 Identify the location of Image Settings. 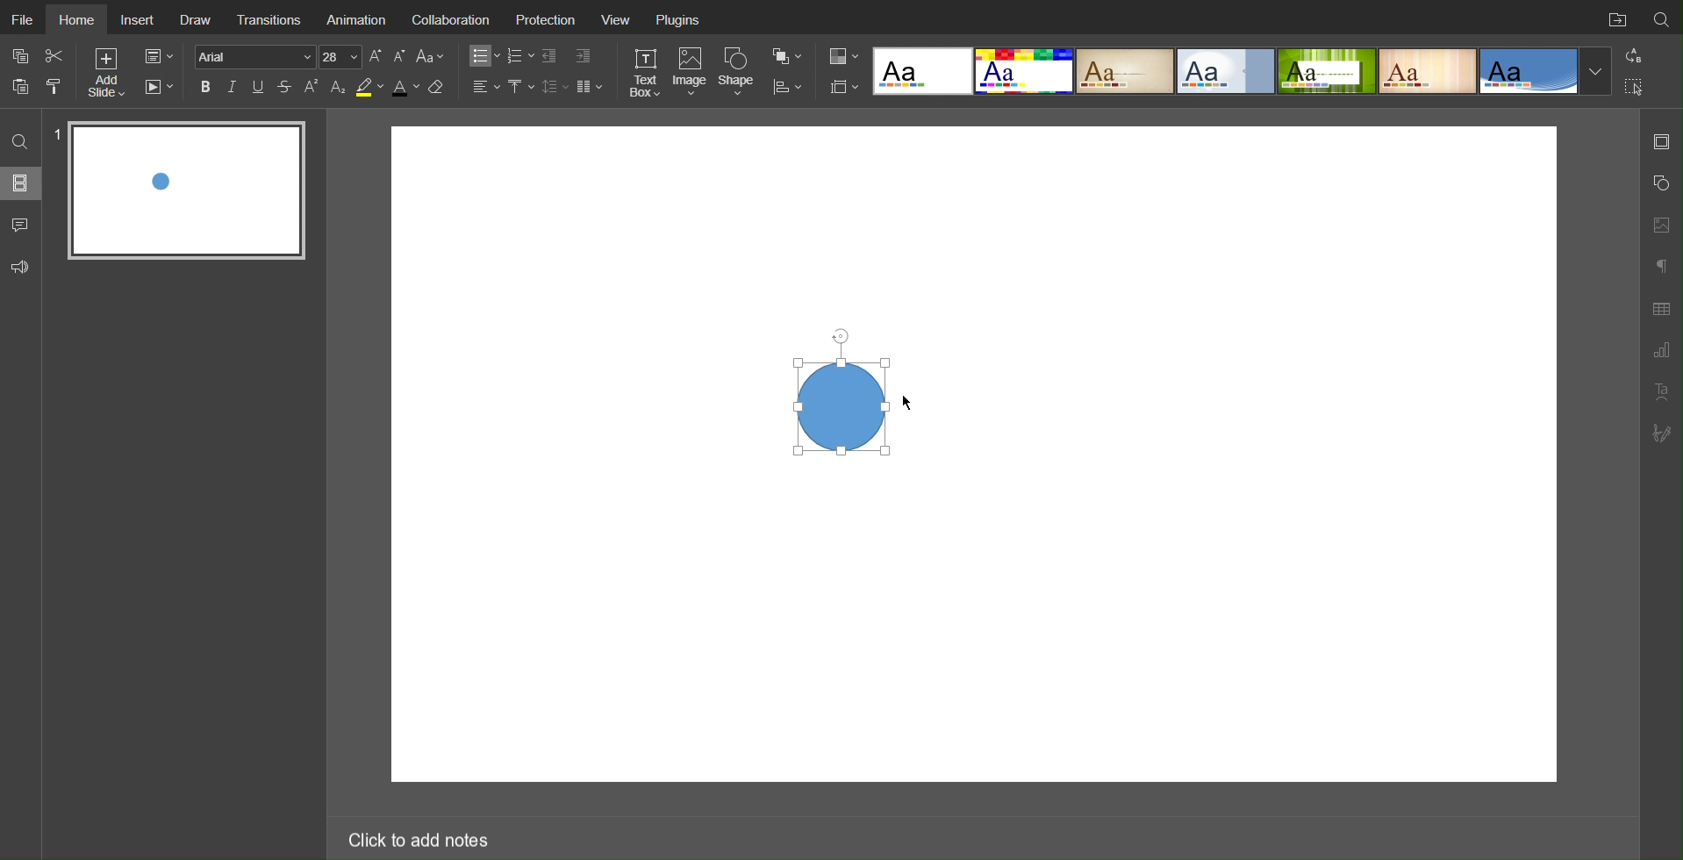
(1660, 223).